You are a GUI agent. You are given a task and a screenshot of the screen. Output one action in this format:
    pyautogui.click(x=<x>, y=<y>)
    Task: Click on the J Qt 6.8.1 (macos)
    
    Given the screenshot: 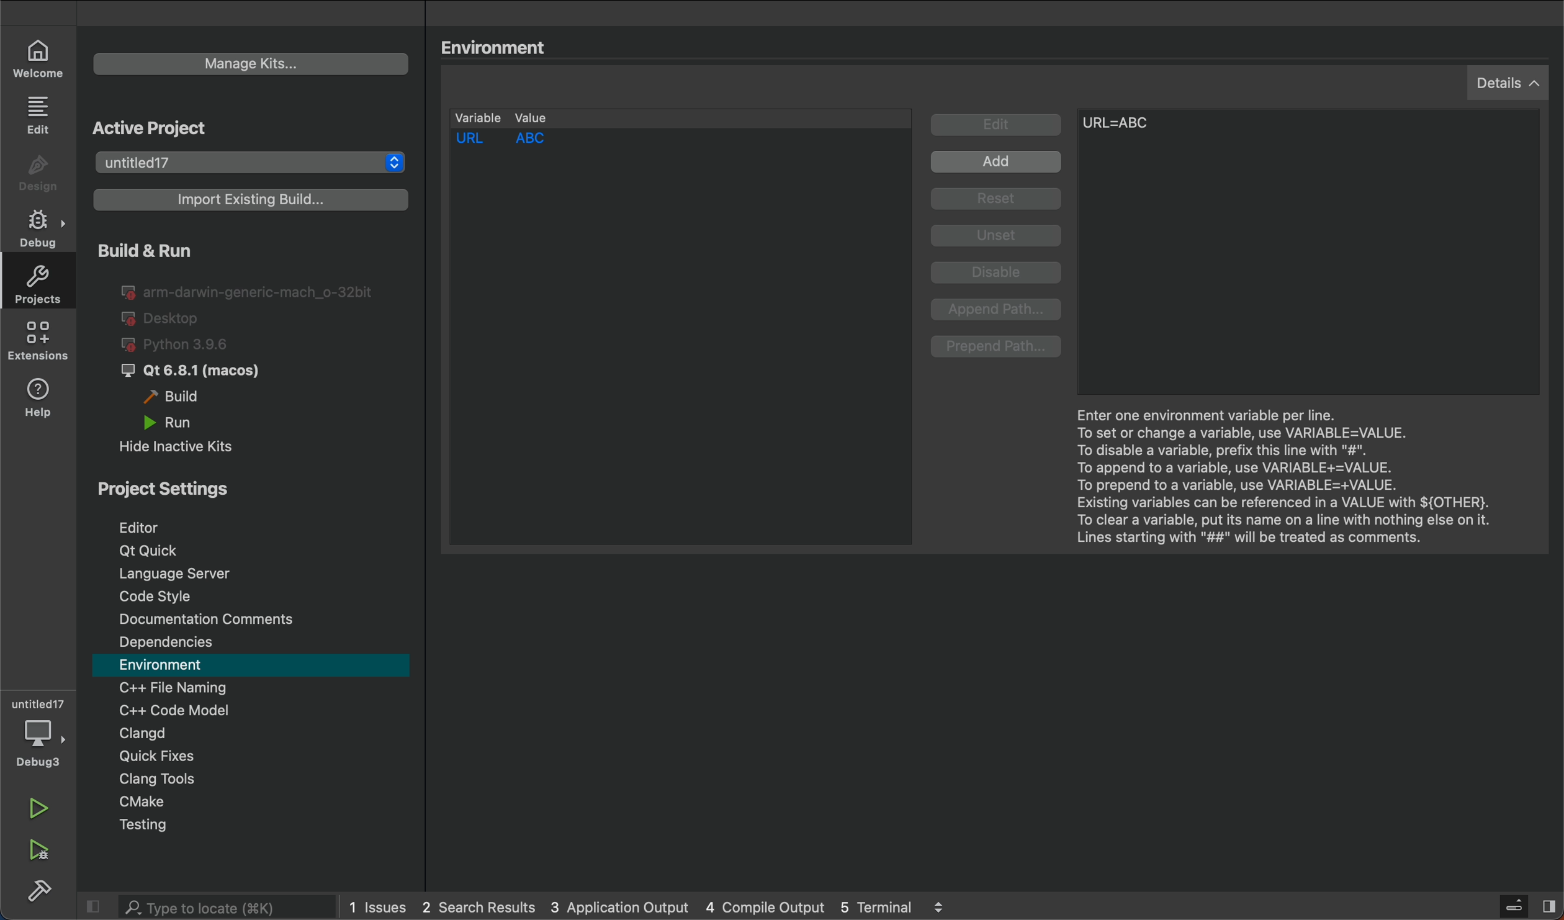 What is the action you would take?
    pyautogui.click(x=202, y=372)
    